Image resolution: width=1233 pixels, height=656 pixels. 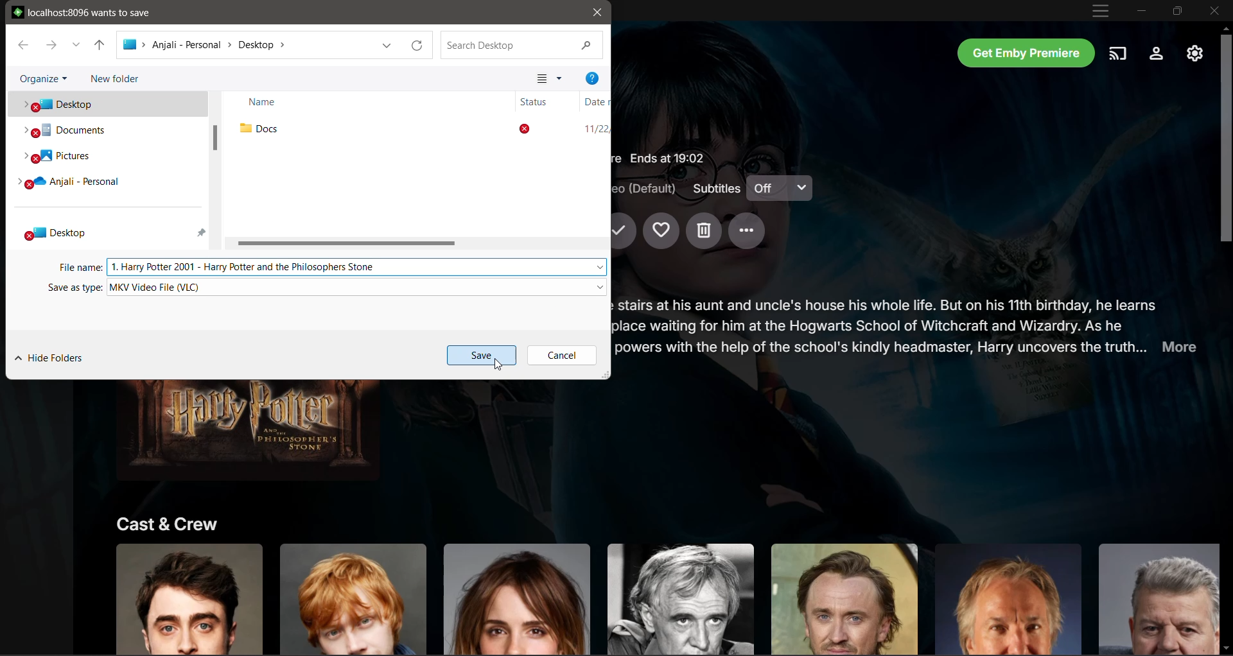 What do you see at coordinates (74, 267) in the screenshot?
I see `File Name` at bounding box center [74, 267].